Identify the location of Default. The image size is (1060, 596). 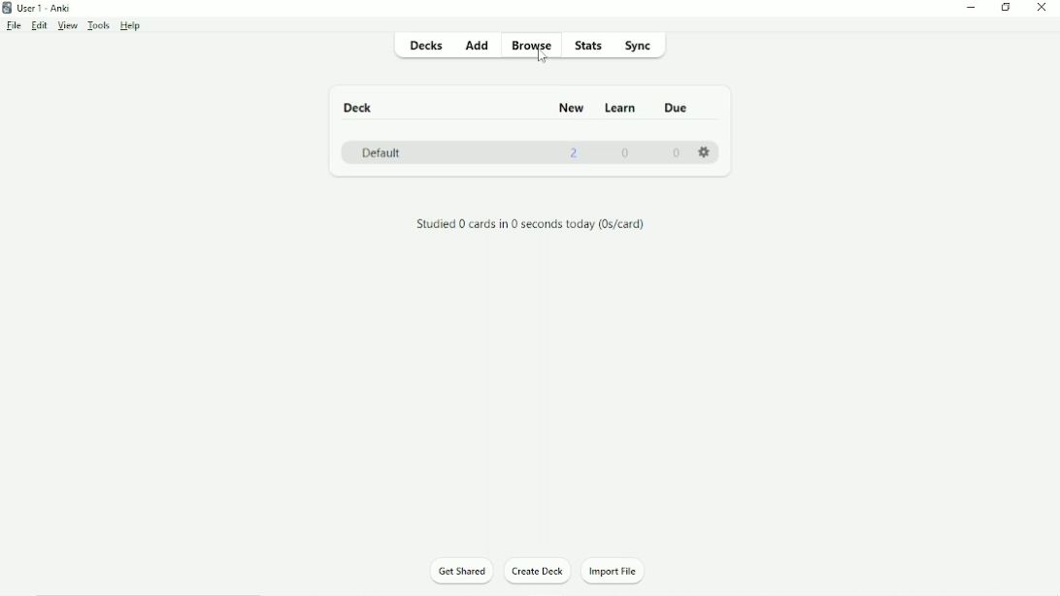
(381, 152).